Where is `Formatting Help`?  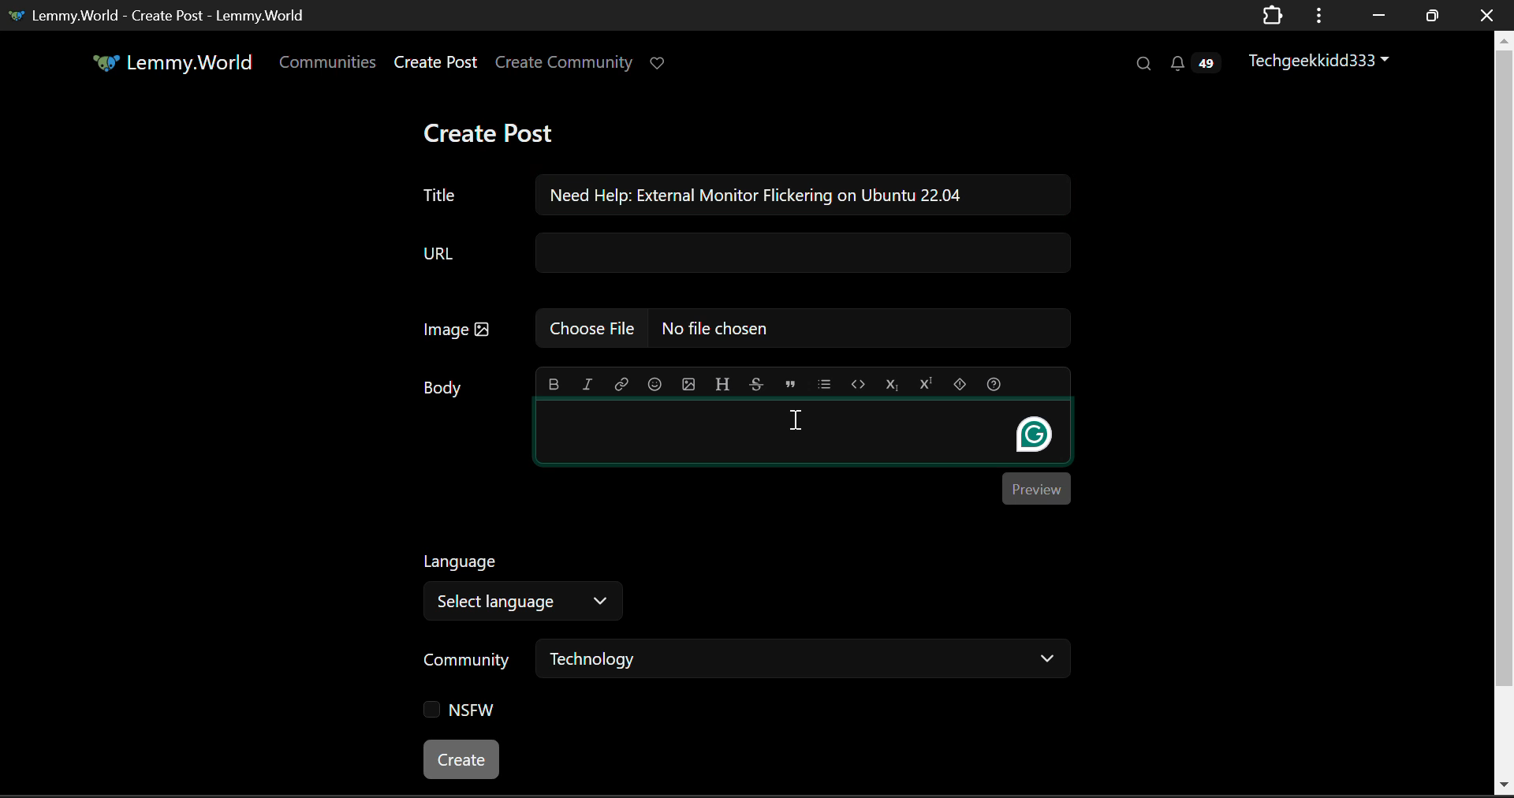
Formatting Help is located at coordinates (994, 385).